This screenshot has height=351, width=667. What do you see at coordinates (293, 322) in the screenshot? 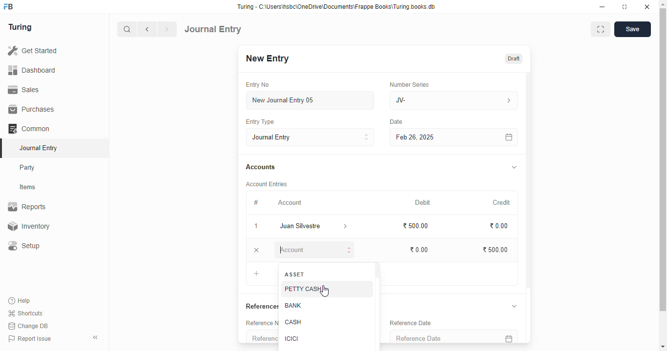
I see `cash` at bounding box center [293, 322].